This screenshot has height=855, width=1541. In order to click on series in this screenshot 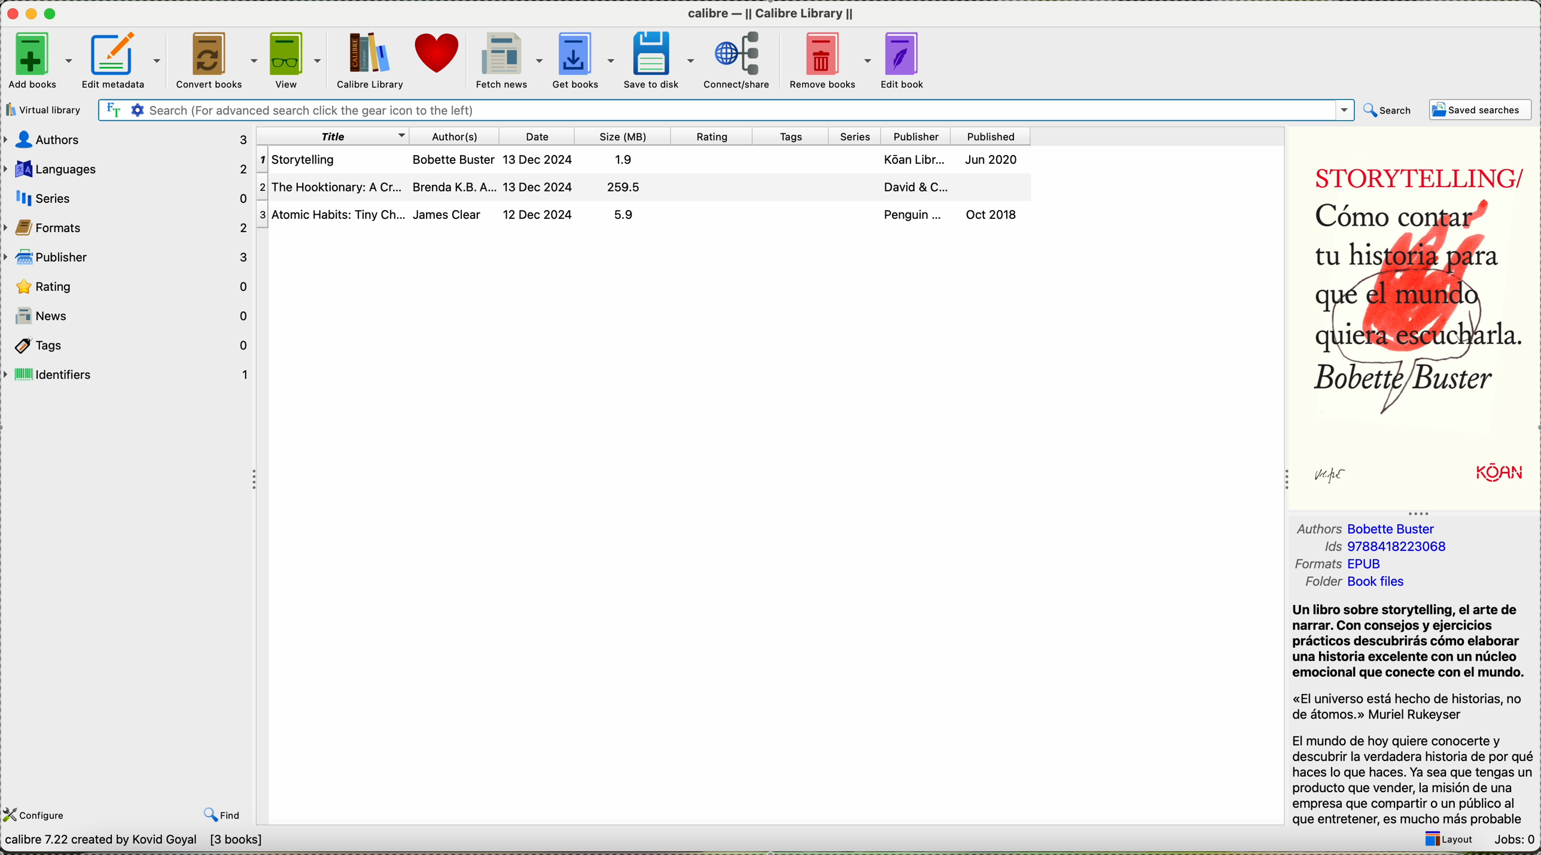, I will do `click(857, 136)`.